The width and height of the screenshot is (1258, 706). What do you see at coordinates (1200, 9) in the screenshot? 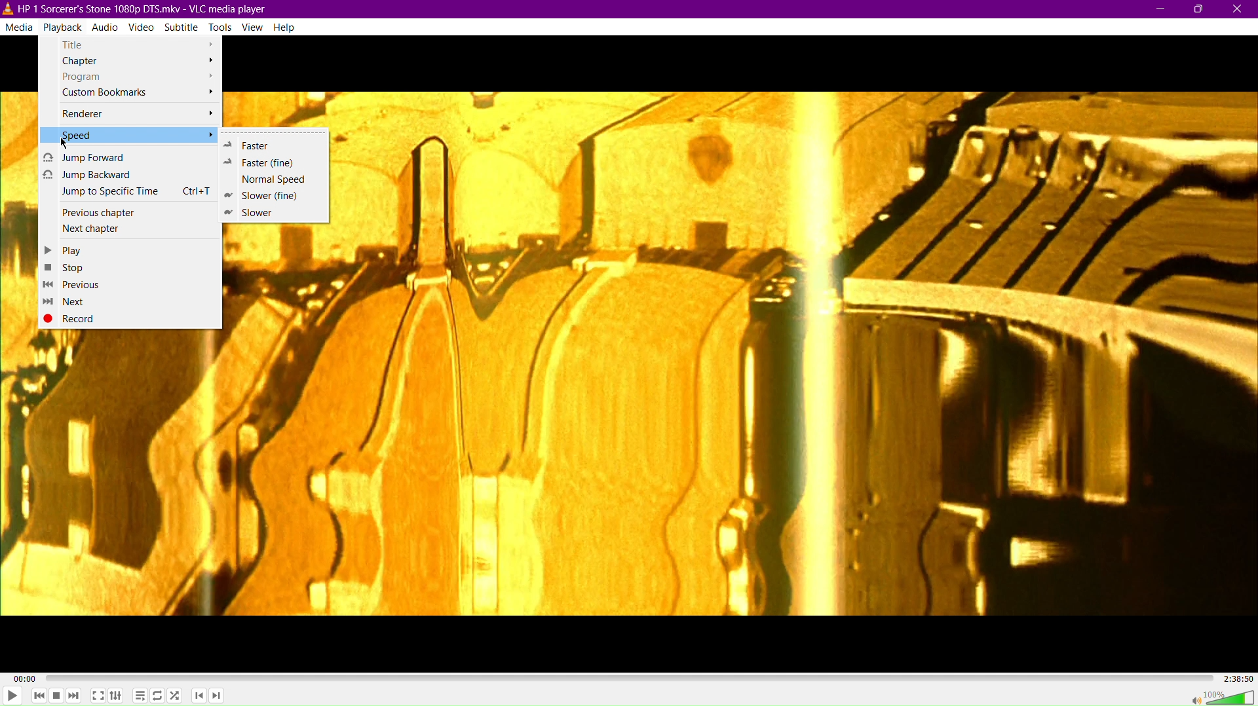
I see `Maximize` at bounding box center [1200, 9].